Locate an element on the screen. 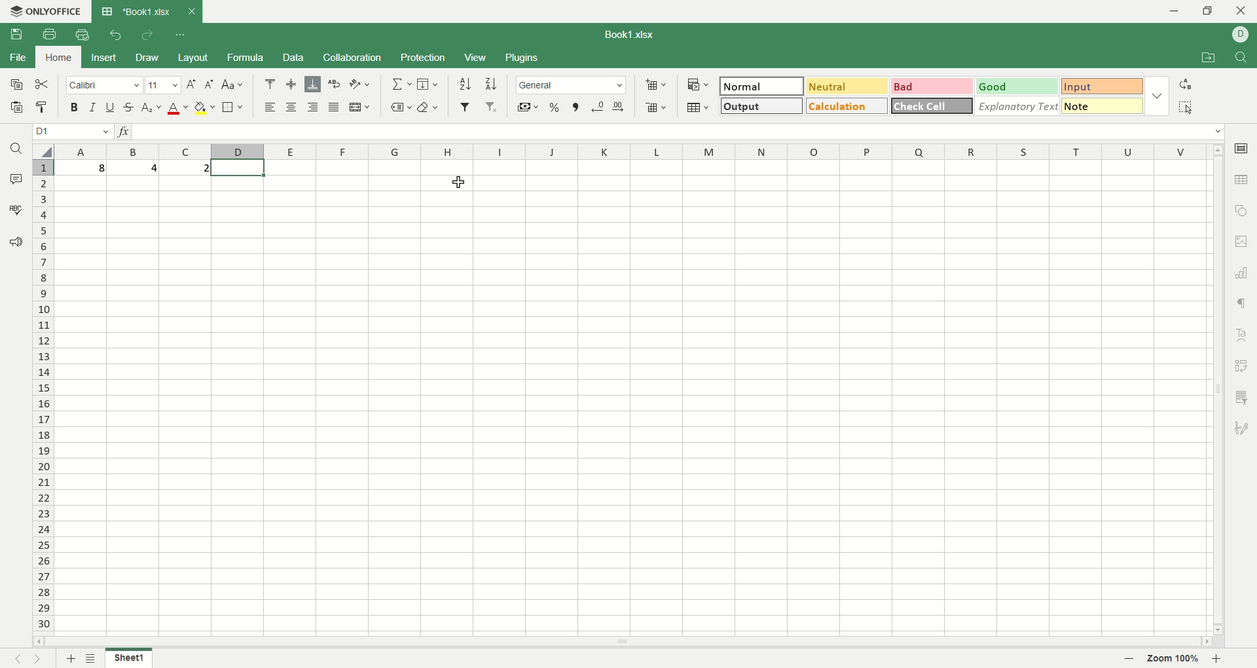  conditional formatting is located at coordinates (699, 86).